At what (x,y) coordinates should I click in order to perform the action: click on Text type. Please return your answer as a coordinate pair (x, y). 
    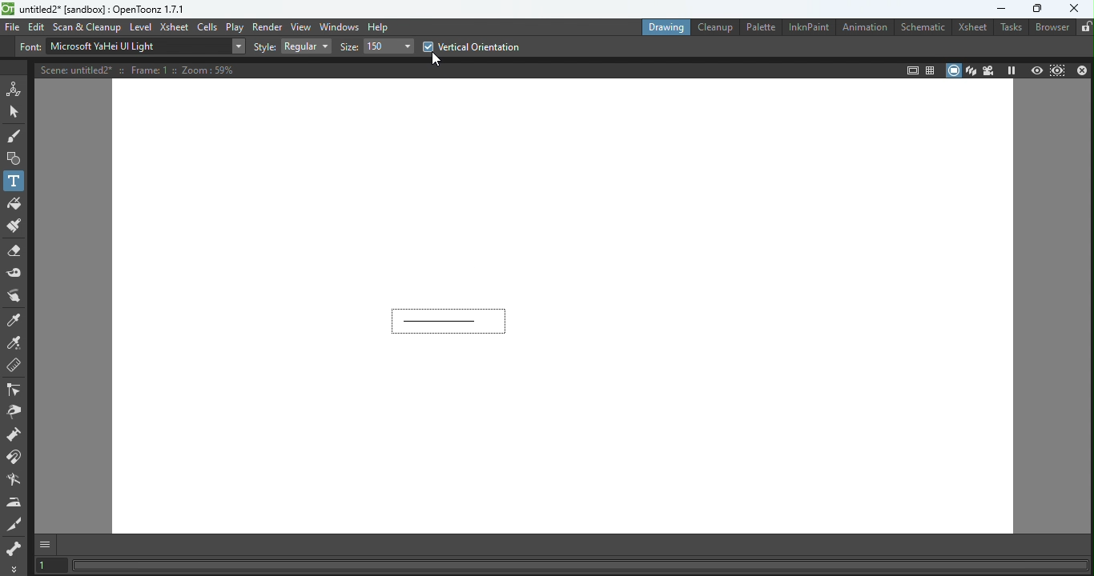
    Looking at the image, I should click on (137, 46).